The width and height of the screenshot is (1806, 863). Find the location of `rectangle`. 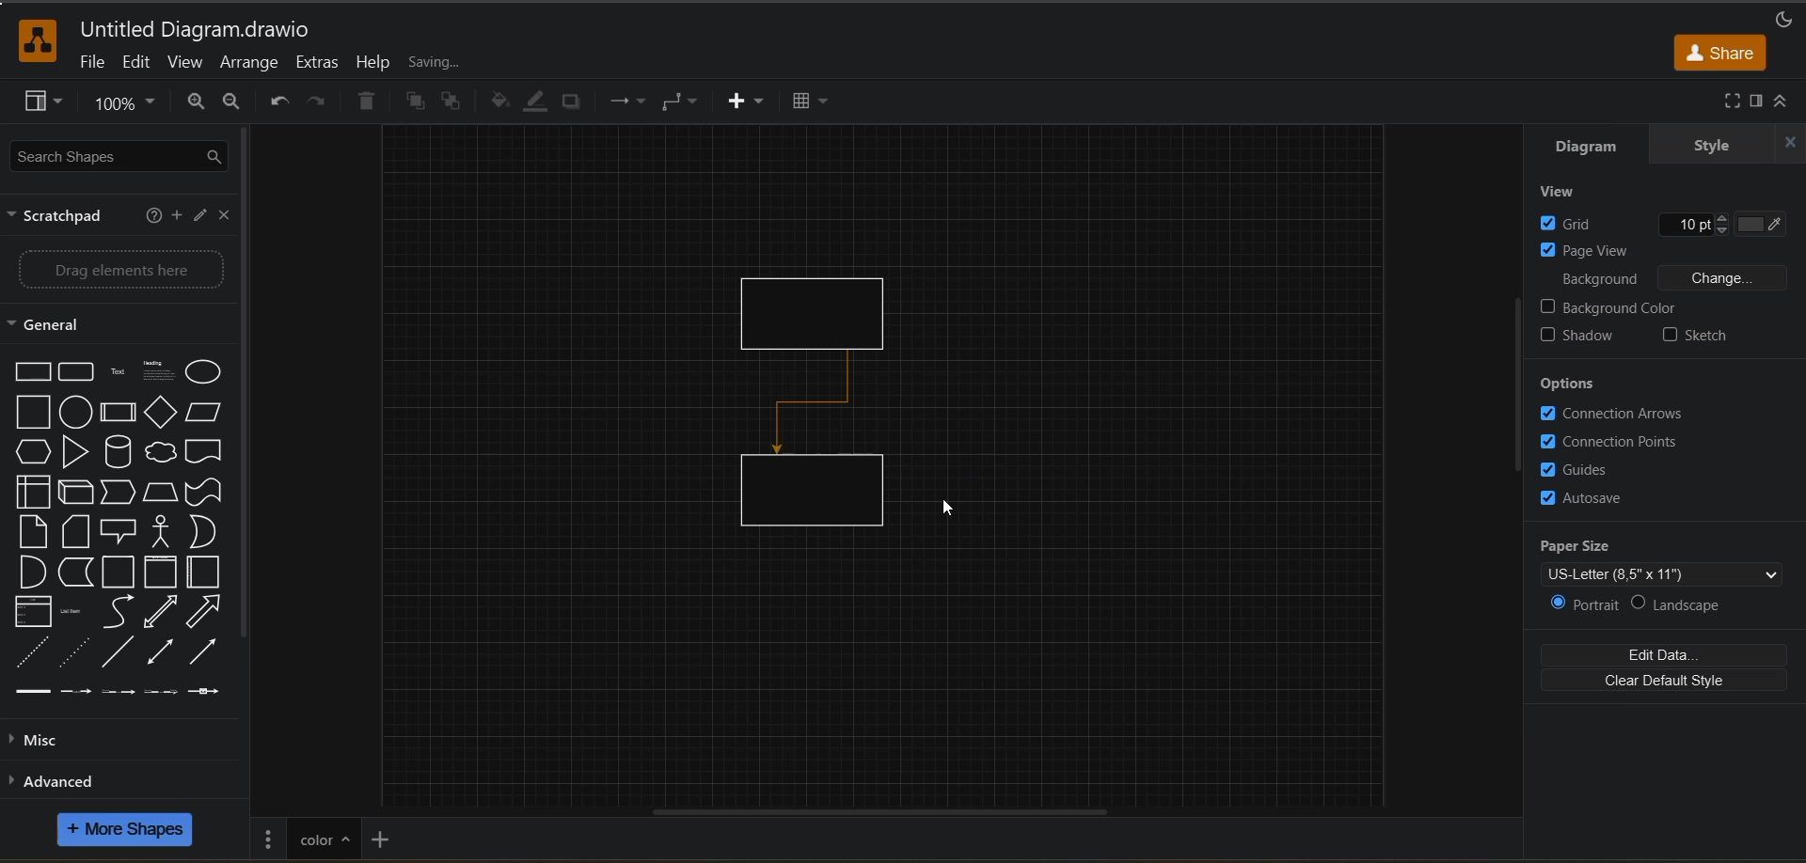

rectangle is located at coordinates (821, 308).